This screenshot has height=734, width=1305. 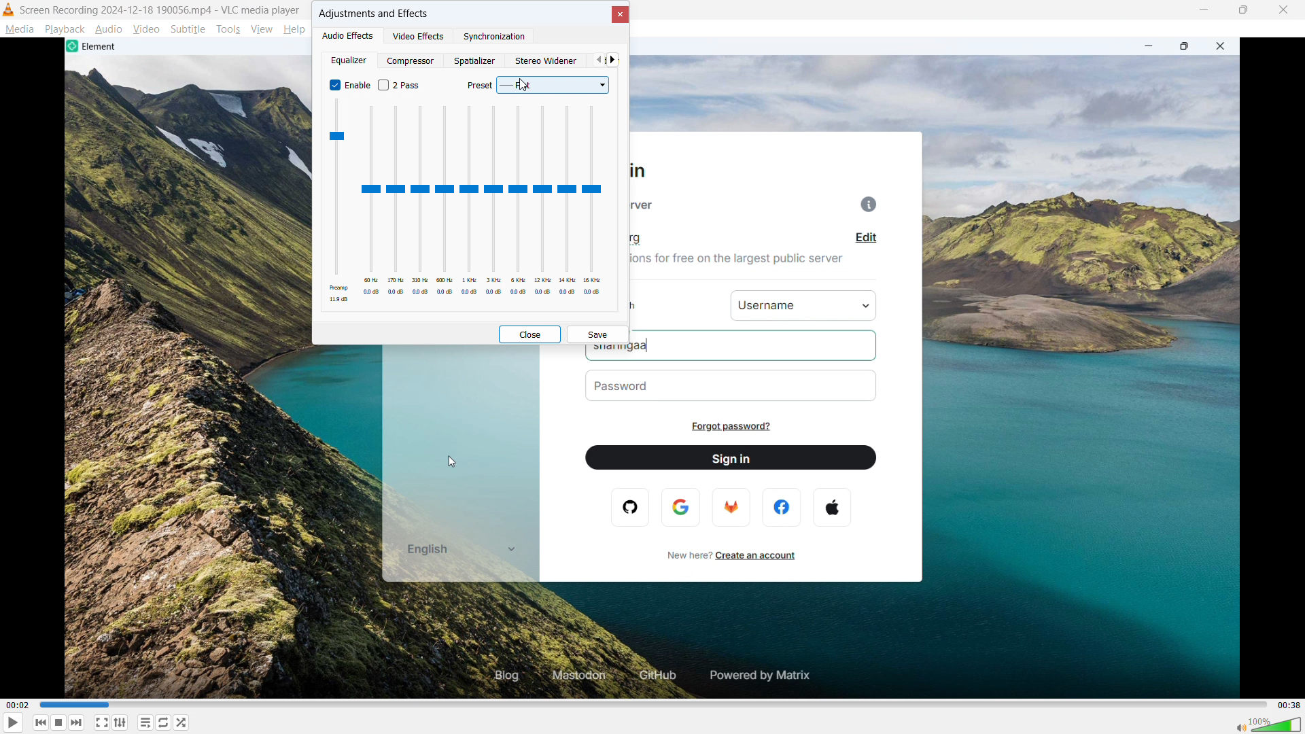 What do you see at coordinates (374, 14) in the screenshot?
I see `Adjustments and effects` at bounding box center [374, 14].